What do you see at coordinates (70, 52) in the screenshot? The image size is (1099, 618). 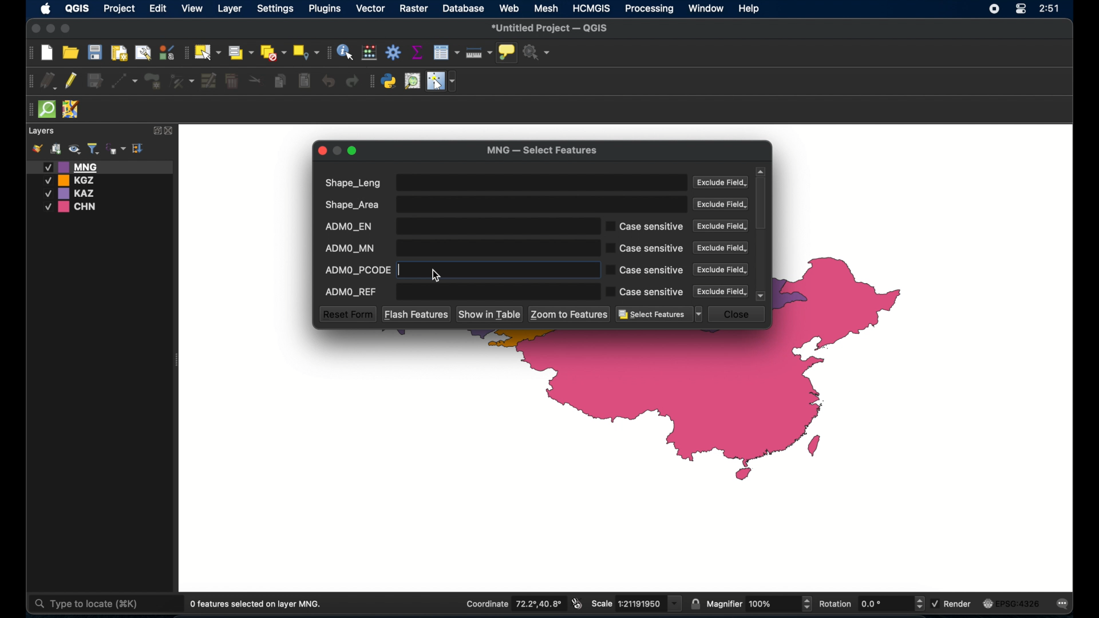 I see `open project` at bounding box center [70, 52].